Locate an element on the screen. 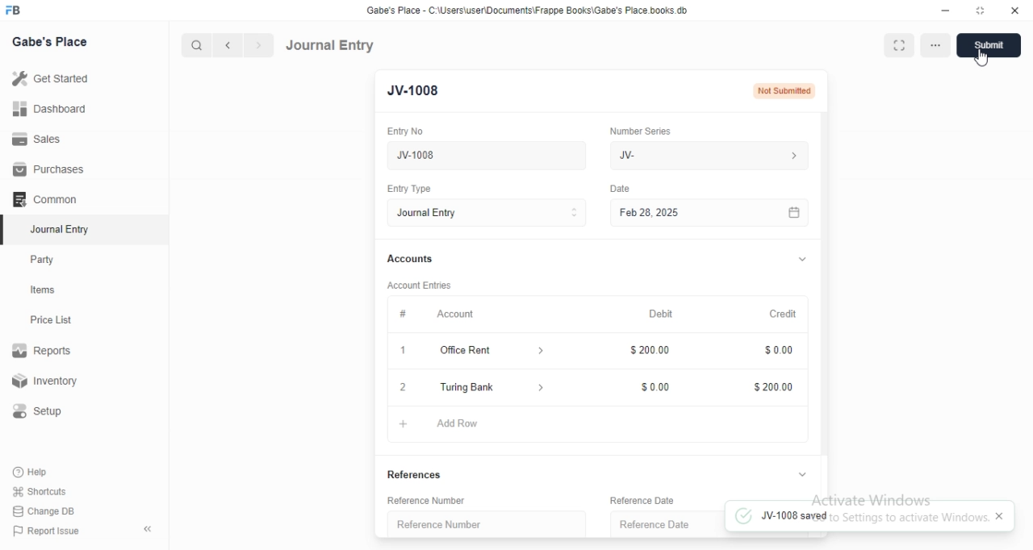  Jv-1008 is located at coordinates (447, 156).